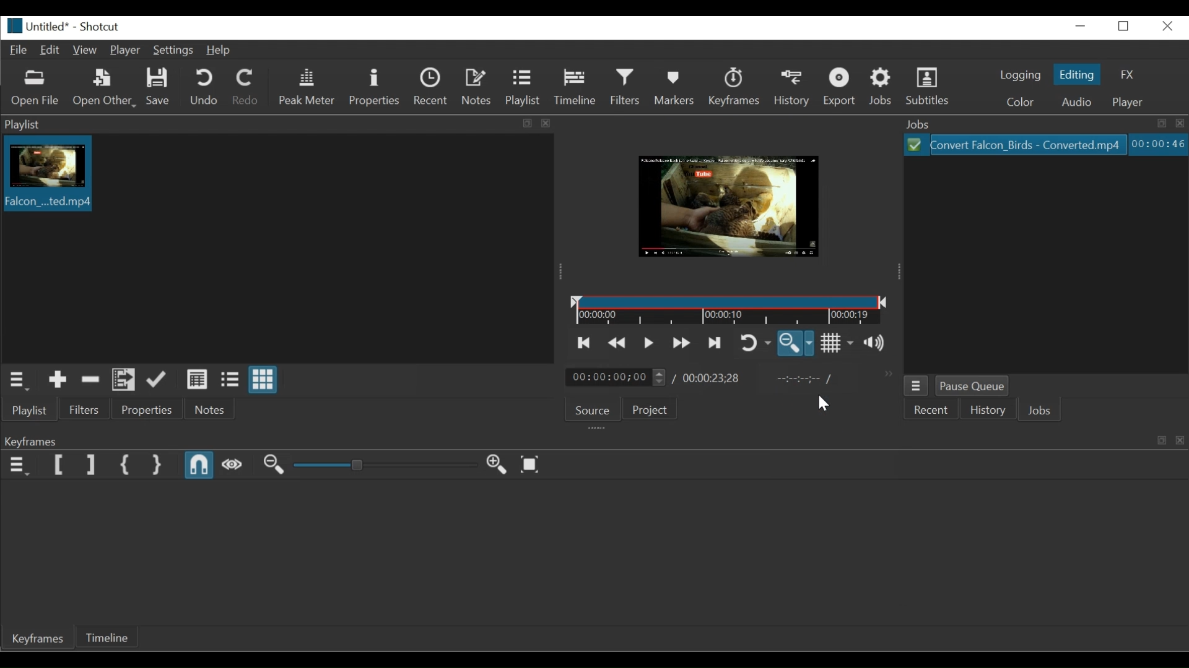  Describe the element at coordinates (804, 376) in the screenshot. I see `in point` at that location.